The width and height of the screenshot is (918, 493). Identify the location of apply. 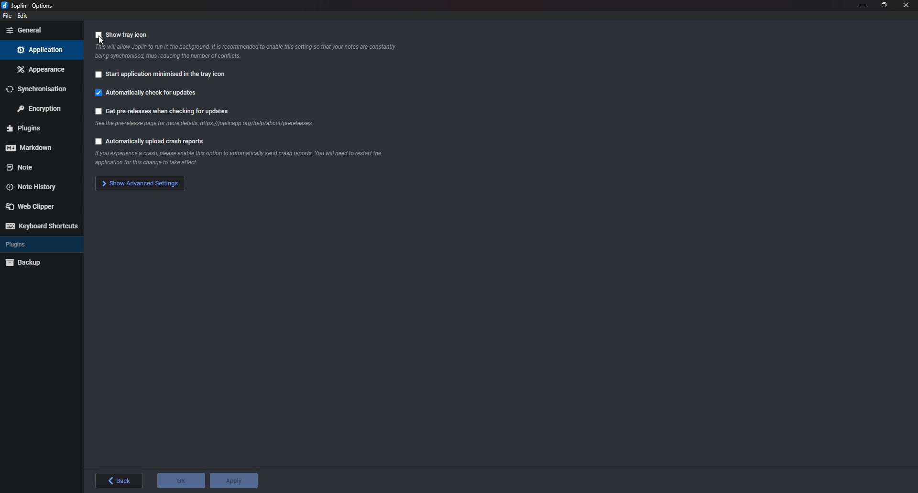
(234, 481).